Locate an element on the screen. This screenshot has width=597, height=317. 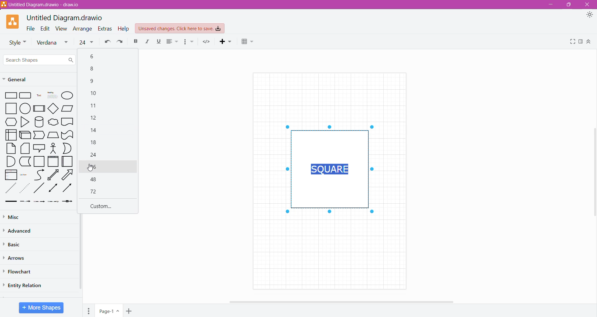
6 is located at coordinates (93, 56).